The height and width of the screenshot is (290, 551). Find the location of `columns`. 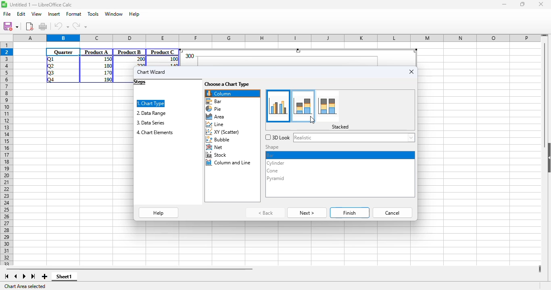

columns is located at coordinates (278, 38).